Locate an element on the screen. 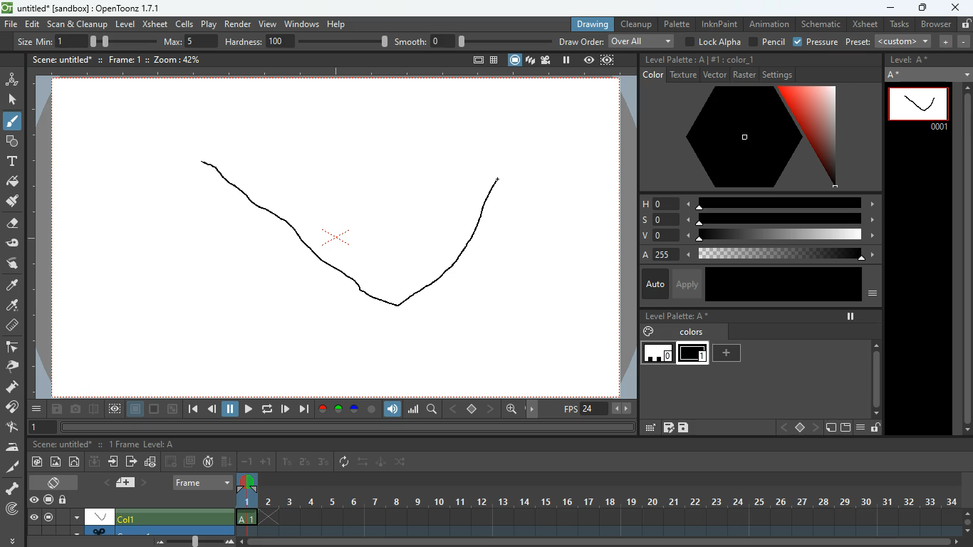 The image size is (973, 547). camera is located at coordinates (77, 410).